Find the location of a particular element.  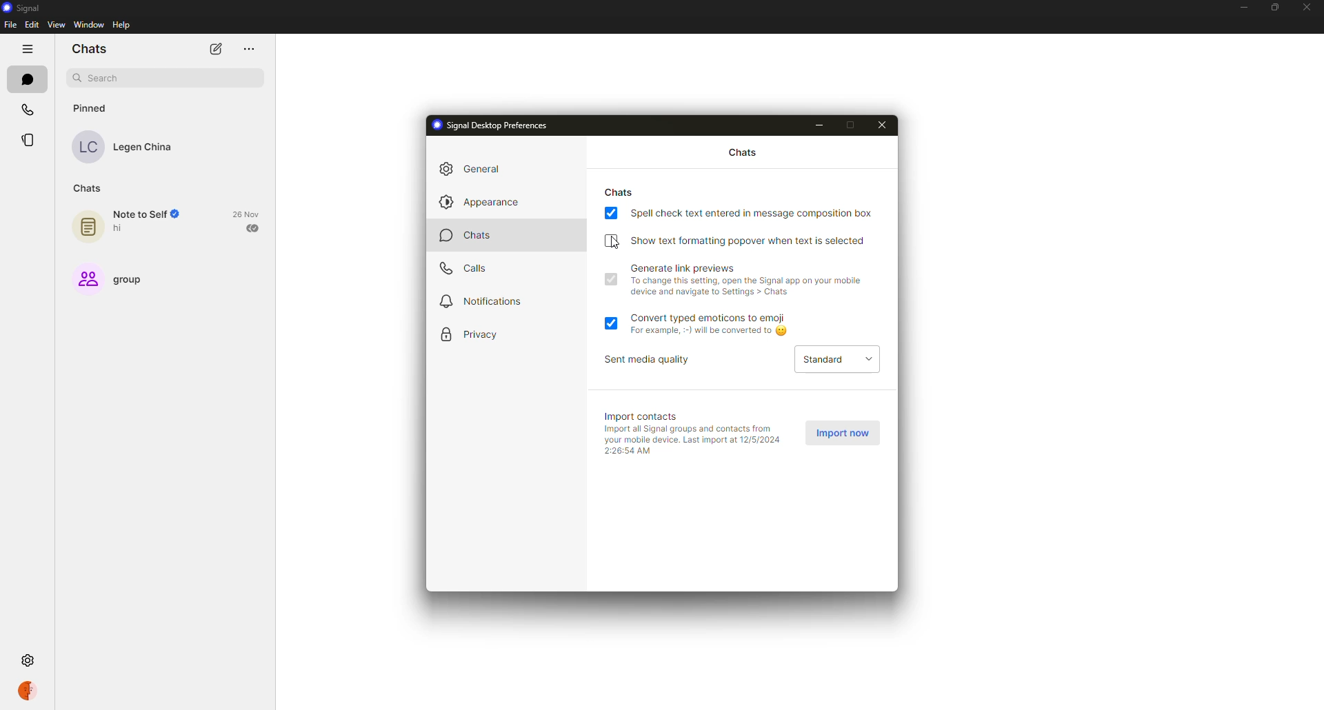

sent media quality is located at coordinates (654, 360).